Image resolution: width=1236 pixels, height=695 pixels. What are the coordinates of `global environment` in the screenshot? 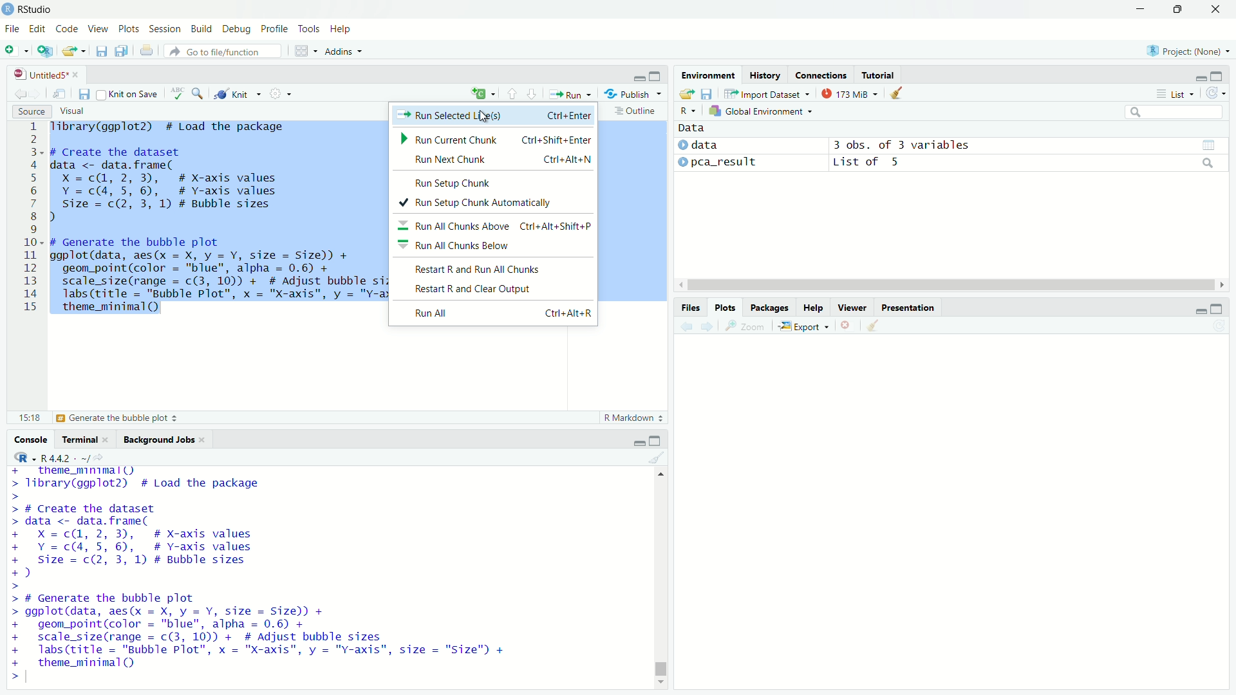 It's located at (763, 110).